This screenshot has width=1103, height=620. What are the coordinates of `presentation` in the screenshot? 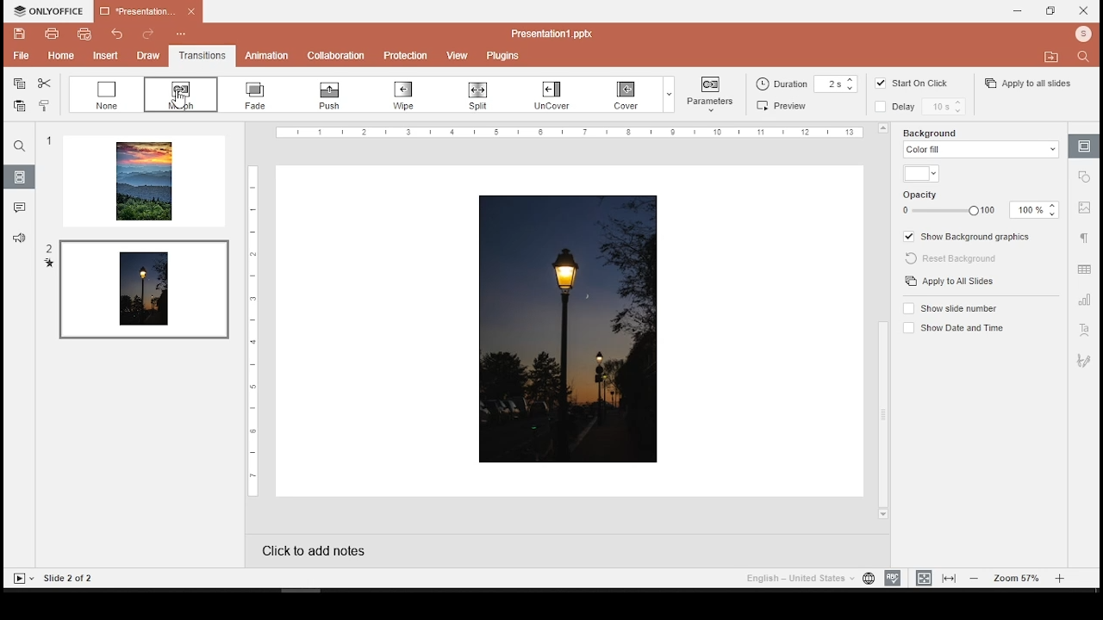 It's located at (149, 12).